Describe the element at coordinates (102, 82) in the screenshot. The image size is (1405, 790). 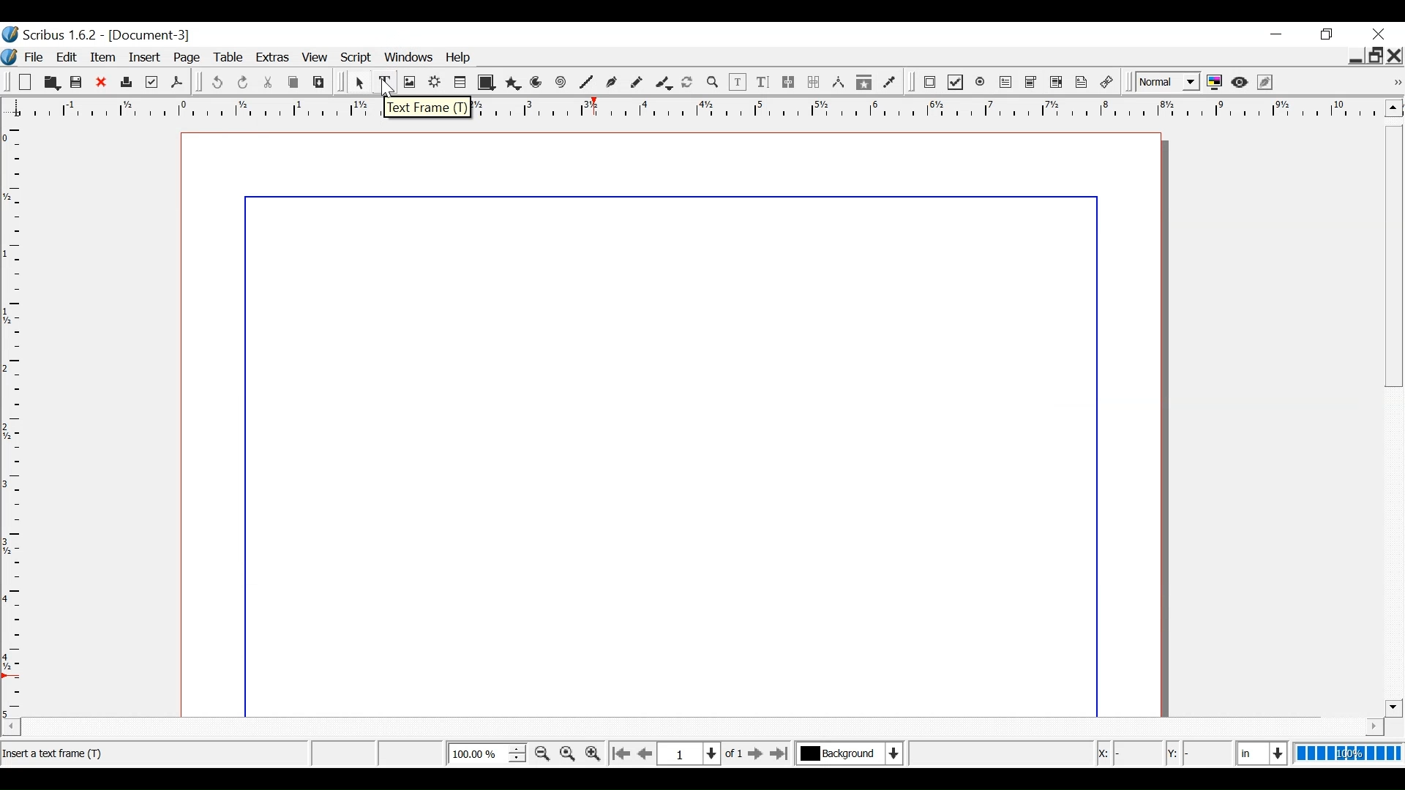
I see `Close` at that location.